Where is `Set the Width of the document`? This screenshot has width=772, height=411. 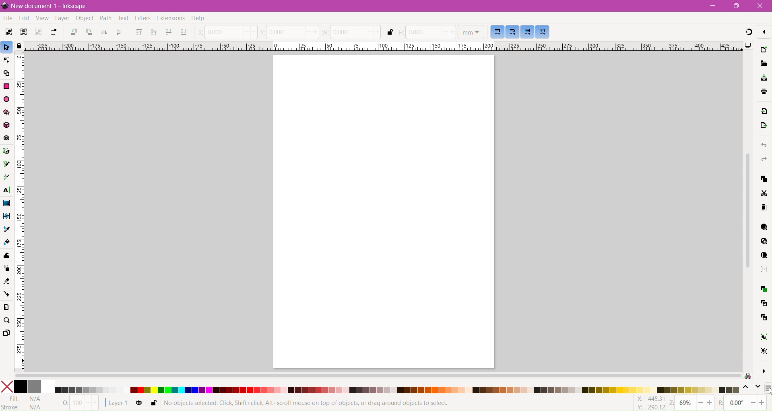 Set the Width of the document is located at coordinates (352, 32).